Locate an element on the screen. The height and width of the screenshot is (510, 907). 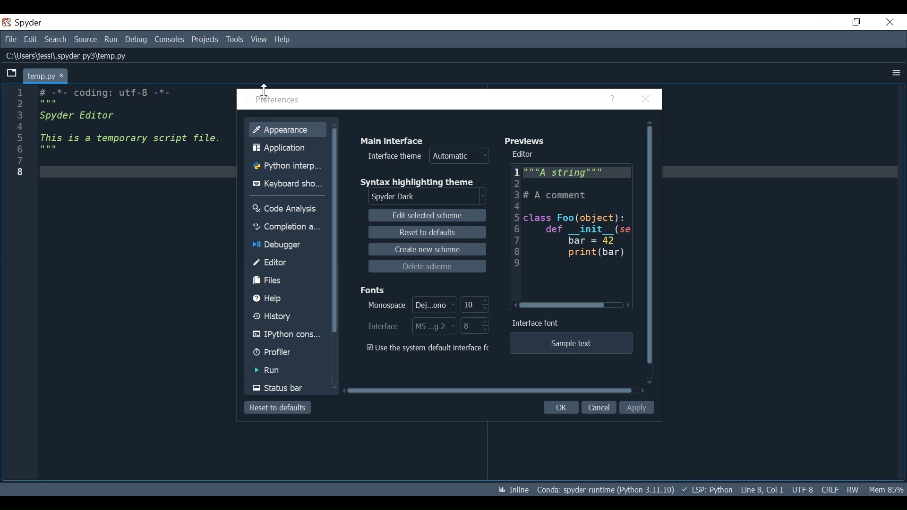
1"""A string™""23# A comment45 class Foo(object):[3 def __init_ (sev/ bar = 428 print(bar) is located at coordinates (564, 232).